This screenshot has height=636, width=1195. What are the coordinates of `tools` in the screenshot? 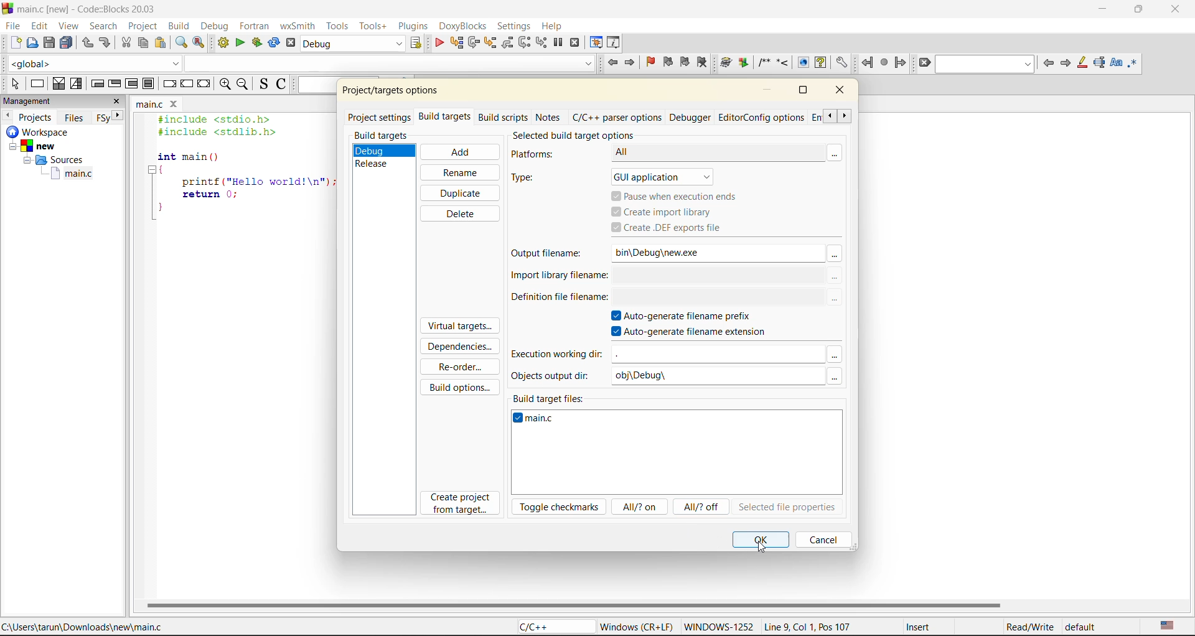 It's located at (339, 26).